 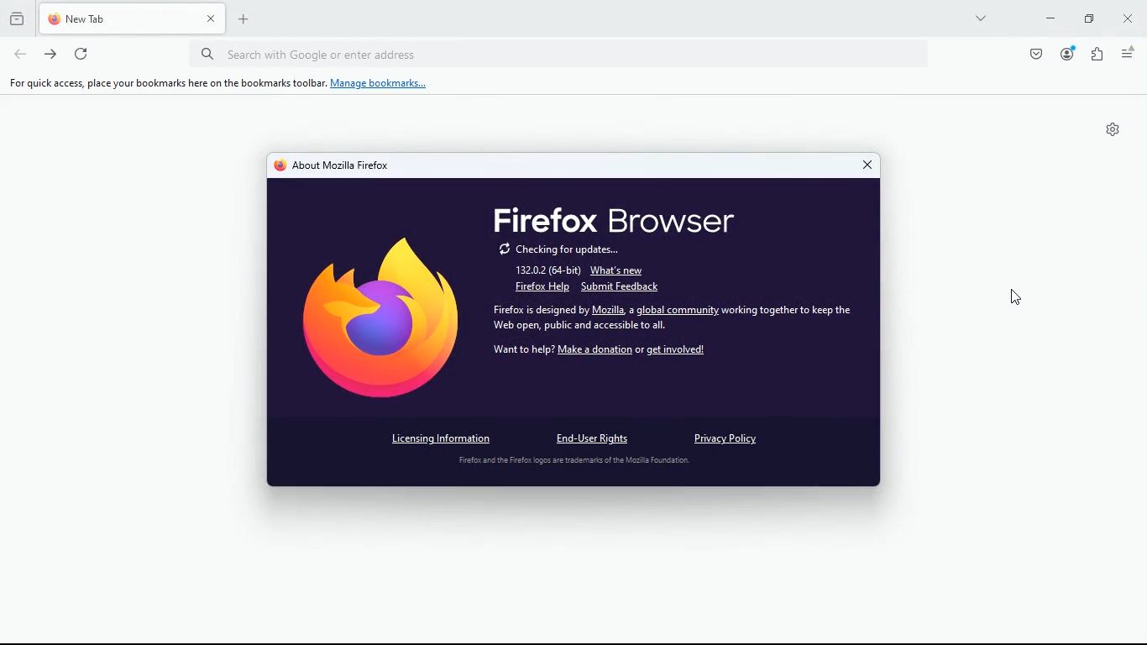 I want to click on disclaimer, so click(x=574, y=461).